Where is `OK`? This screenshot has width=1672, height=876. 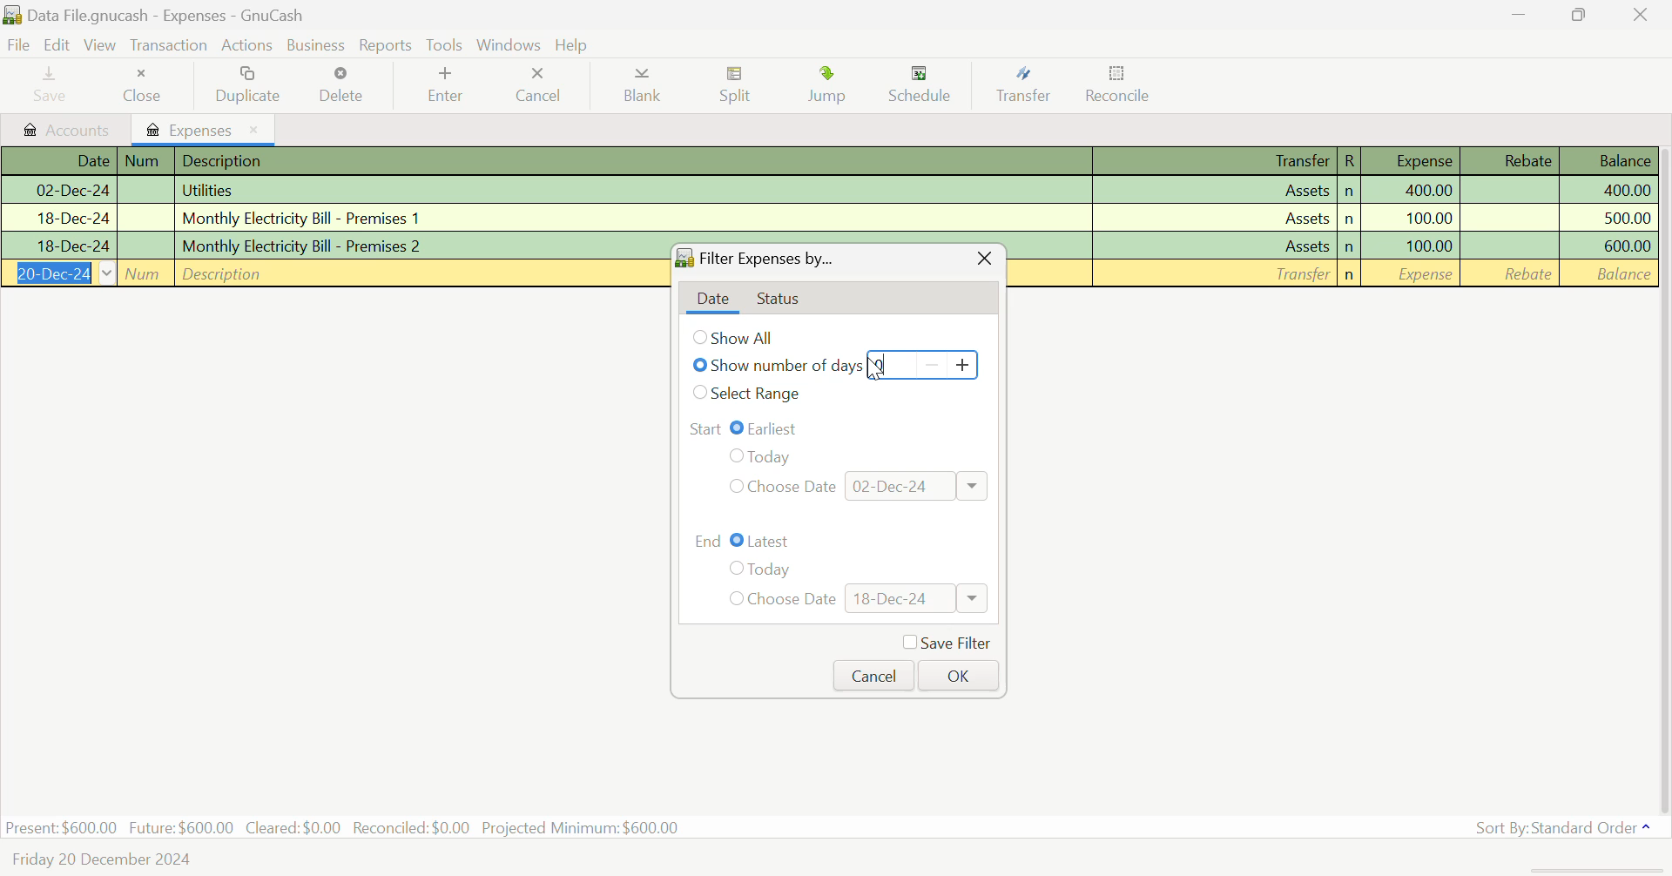
OK is located at coordinates (958, 676).